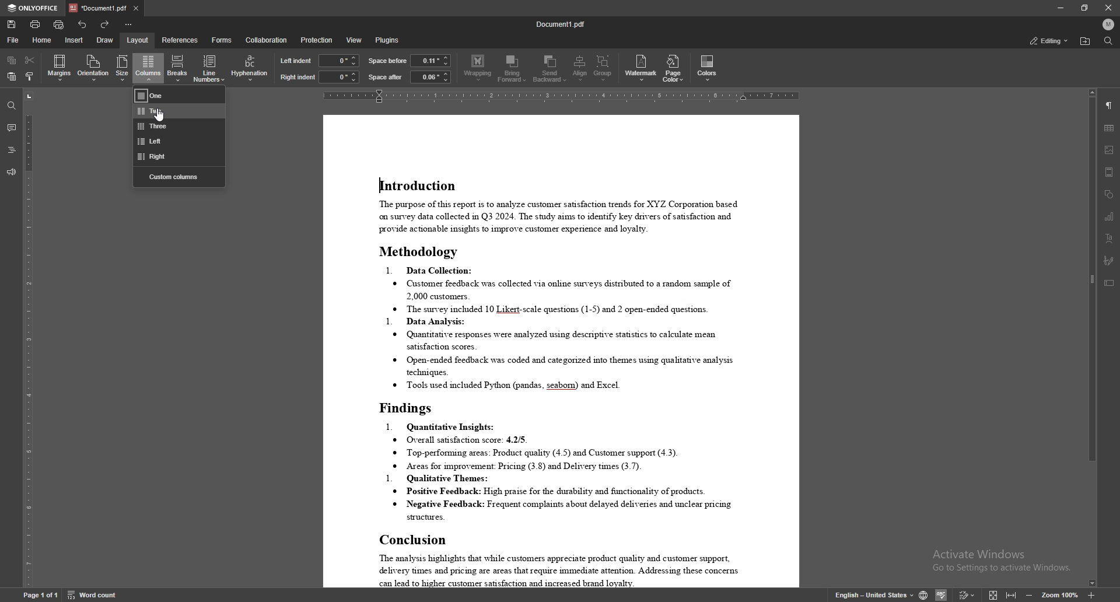 This screenshot has height=602, width=1120. I want to click on home, so click(43, 40).